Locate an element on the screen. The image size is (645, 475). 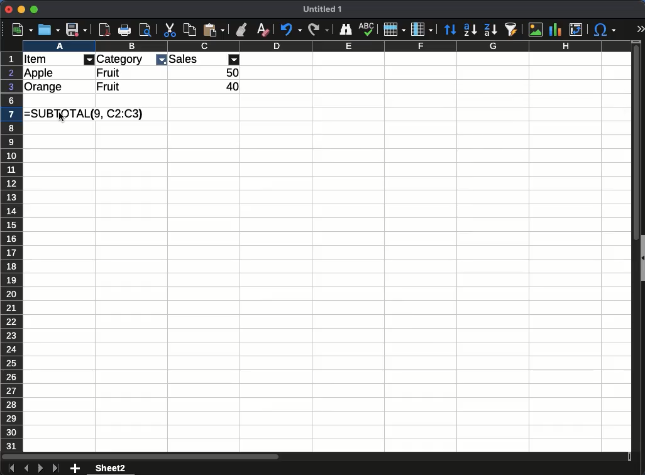
Untitled 1 - name is located at coordinates (322, 9).